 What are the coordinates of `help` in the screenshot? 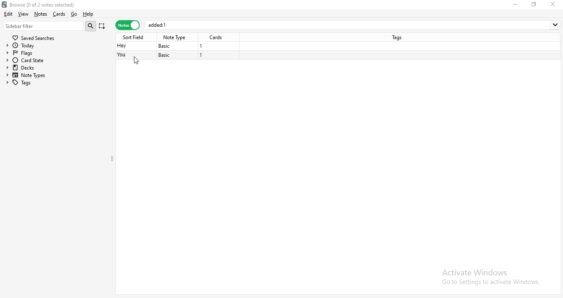 It's located at (88, 14).